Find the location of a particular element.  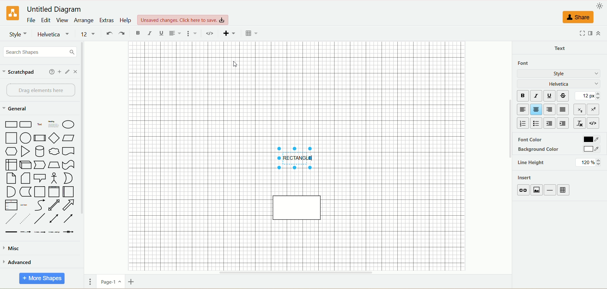

line height is located at coordinates (558, 162).